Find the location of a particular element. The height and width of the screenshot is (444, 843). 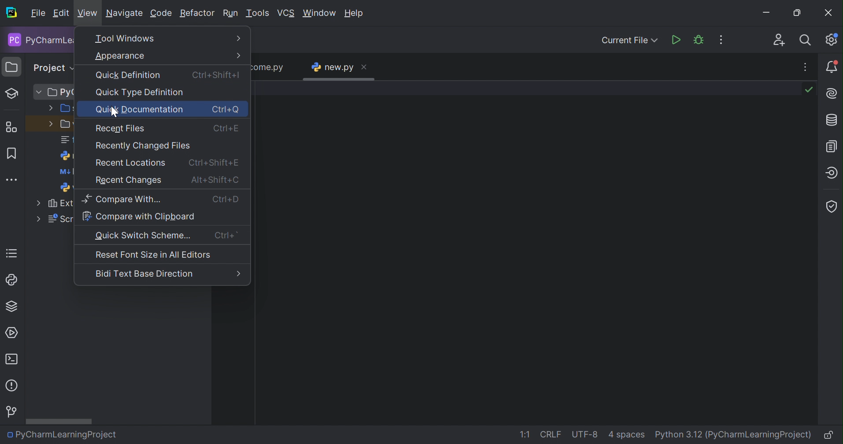

src is located at coordinates (59, 108).